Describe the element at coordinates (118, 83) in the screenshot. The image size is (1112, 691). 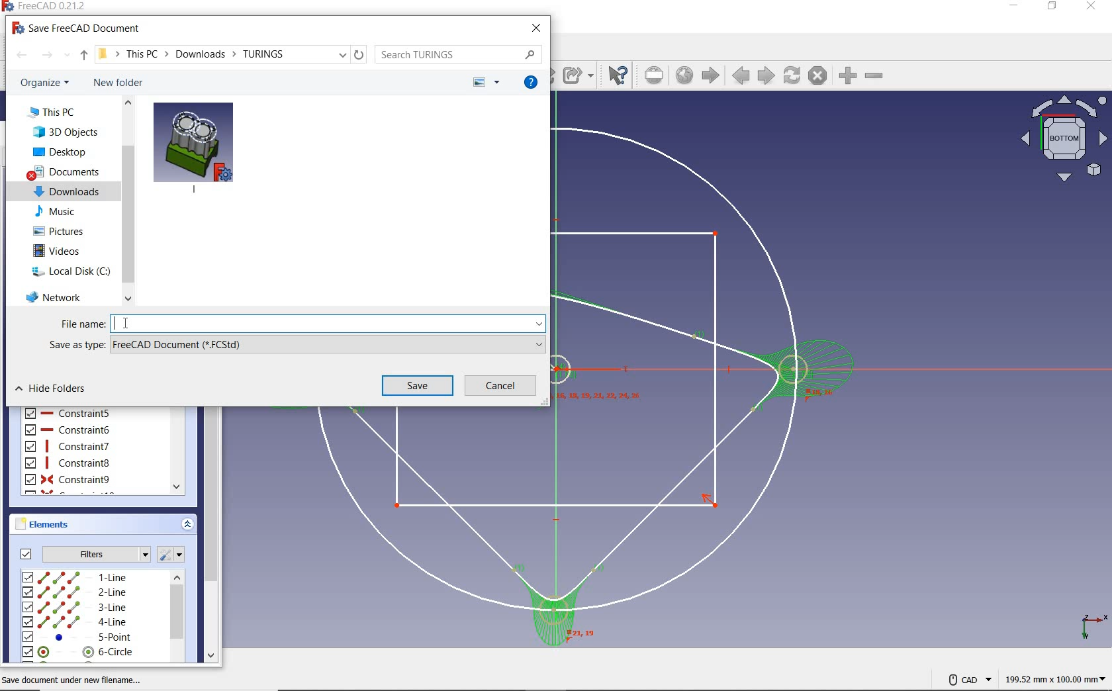
I see `new folder` at that location.